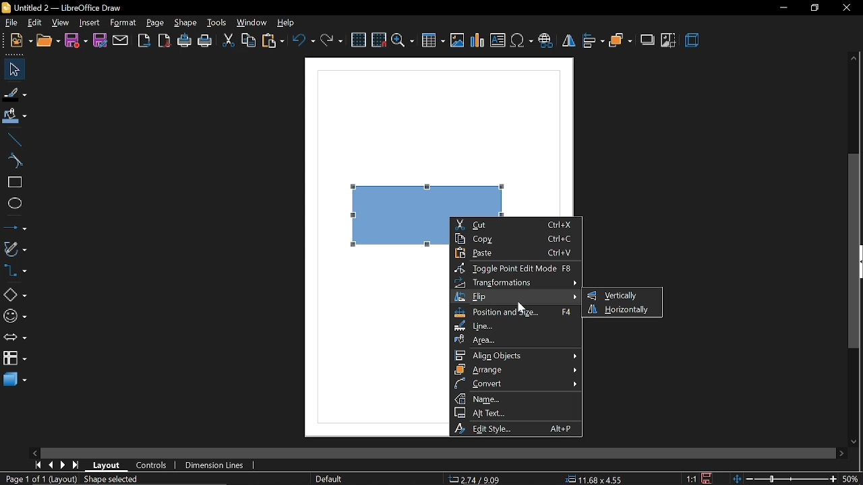  What do you see at coordinates (12, 22) in the screenshot?
I see `file` at bounding box center [12, 22].